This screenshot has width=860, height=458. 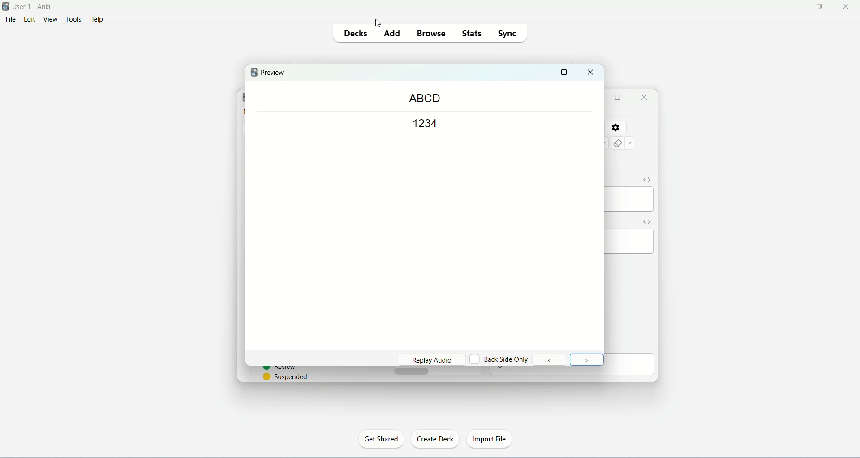 I want to click on view, so click(x=51, y=19).